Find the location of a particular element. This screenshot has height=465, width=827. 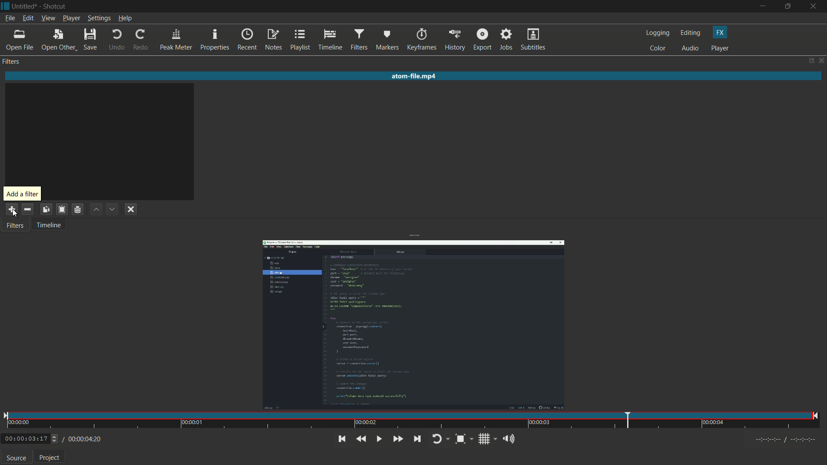

 / 00:00:04:20 (total time) is located at coordinates (83, 438).